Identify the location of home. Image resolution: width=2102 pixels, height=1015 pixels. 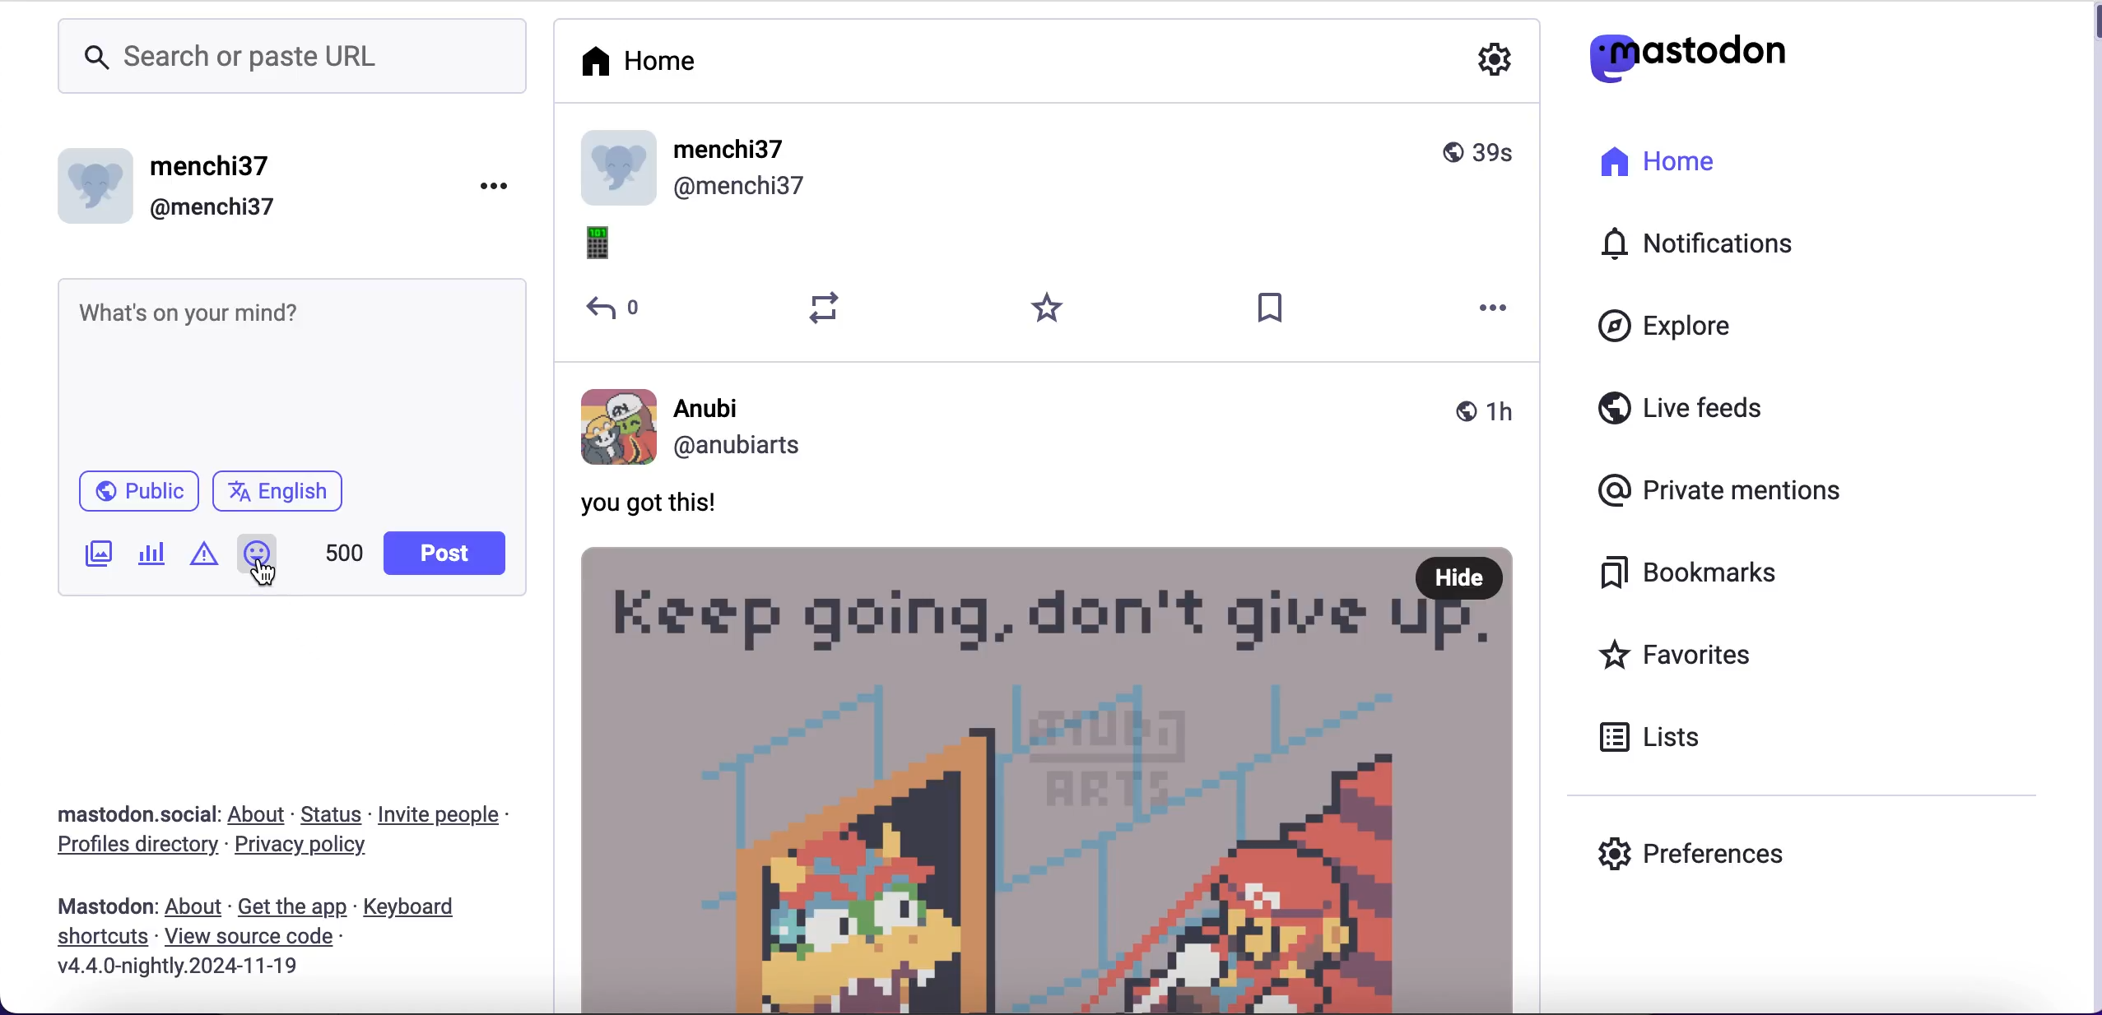
(1654, 172).